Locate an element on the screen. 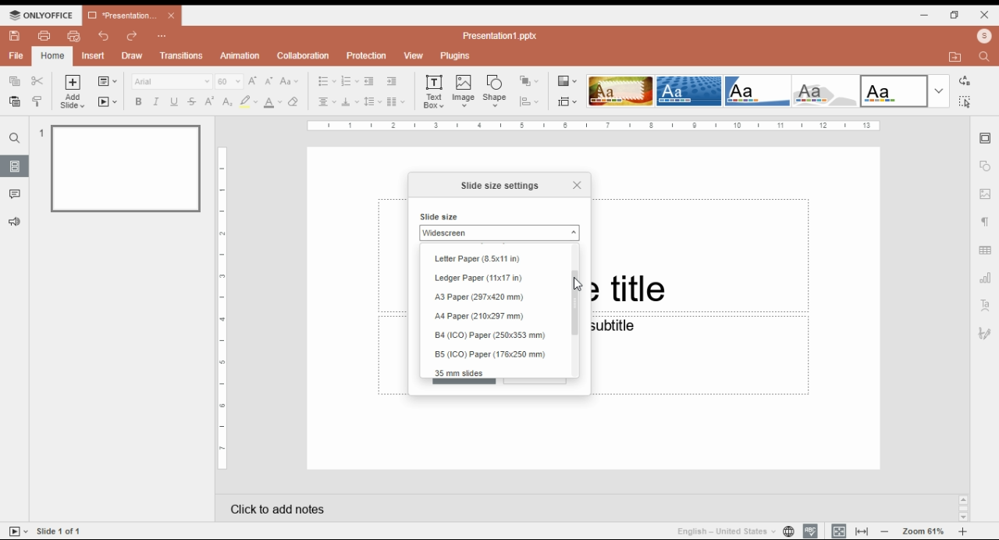 This screenshot has height=540, width=999. A4 Paper (210x297 mm) is located at coordinates (482, 317).